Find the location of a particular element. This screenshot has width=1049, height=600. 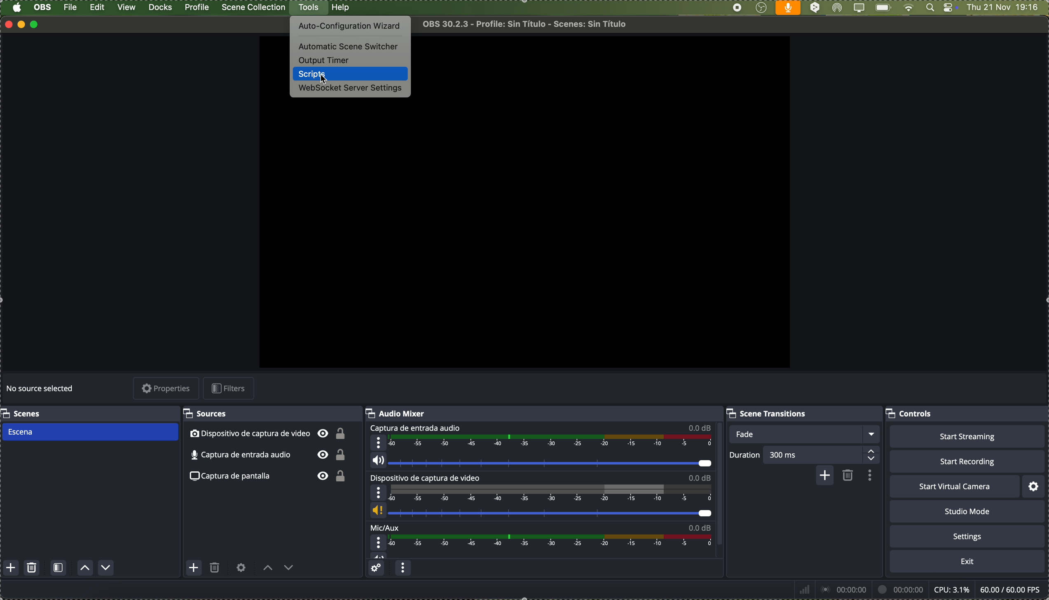

maximize program is located at coordinates (37, 24).